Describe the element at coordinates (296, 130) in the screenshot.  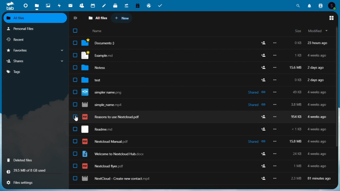
I see `<1 kb` at that location.